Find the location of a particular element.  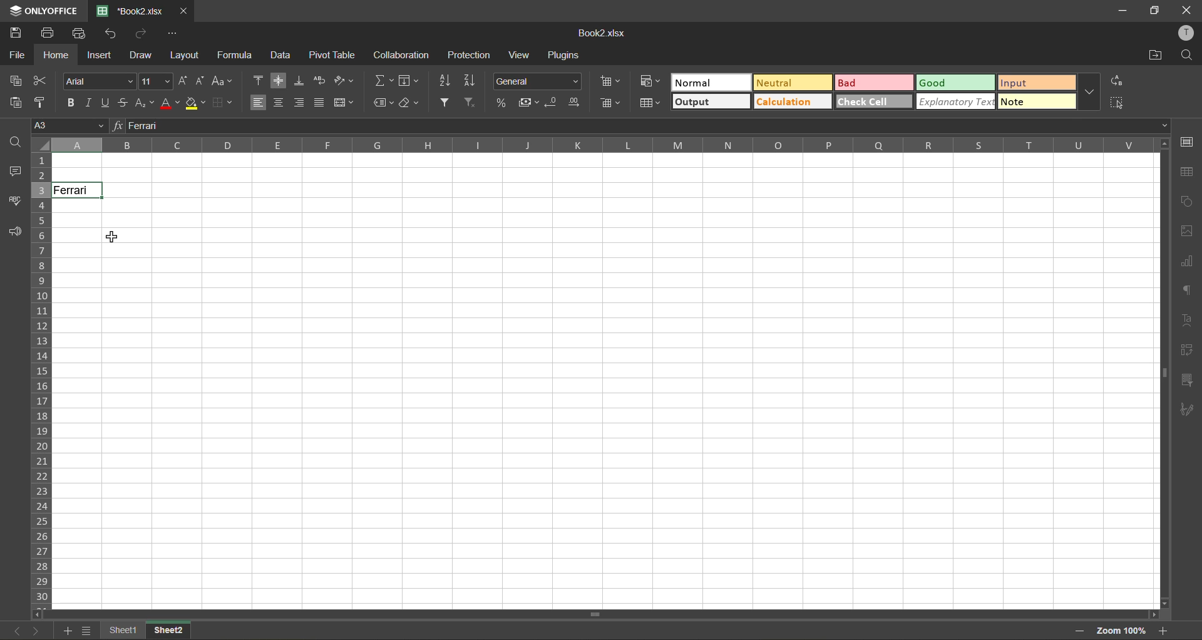

protection is located at coordinates (468, 55).